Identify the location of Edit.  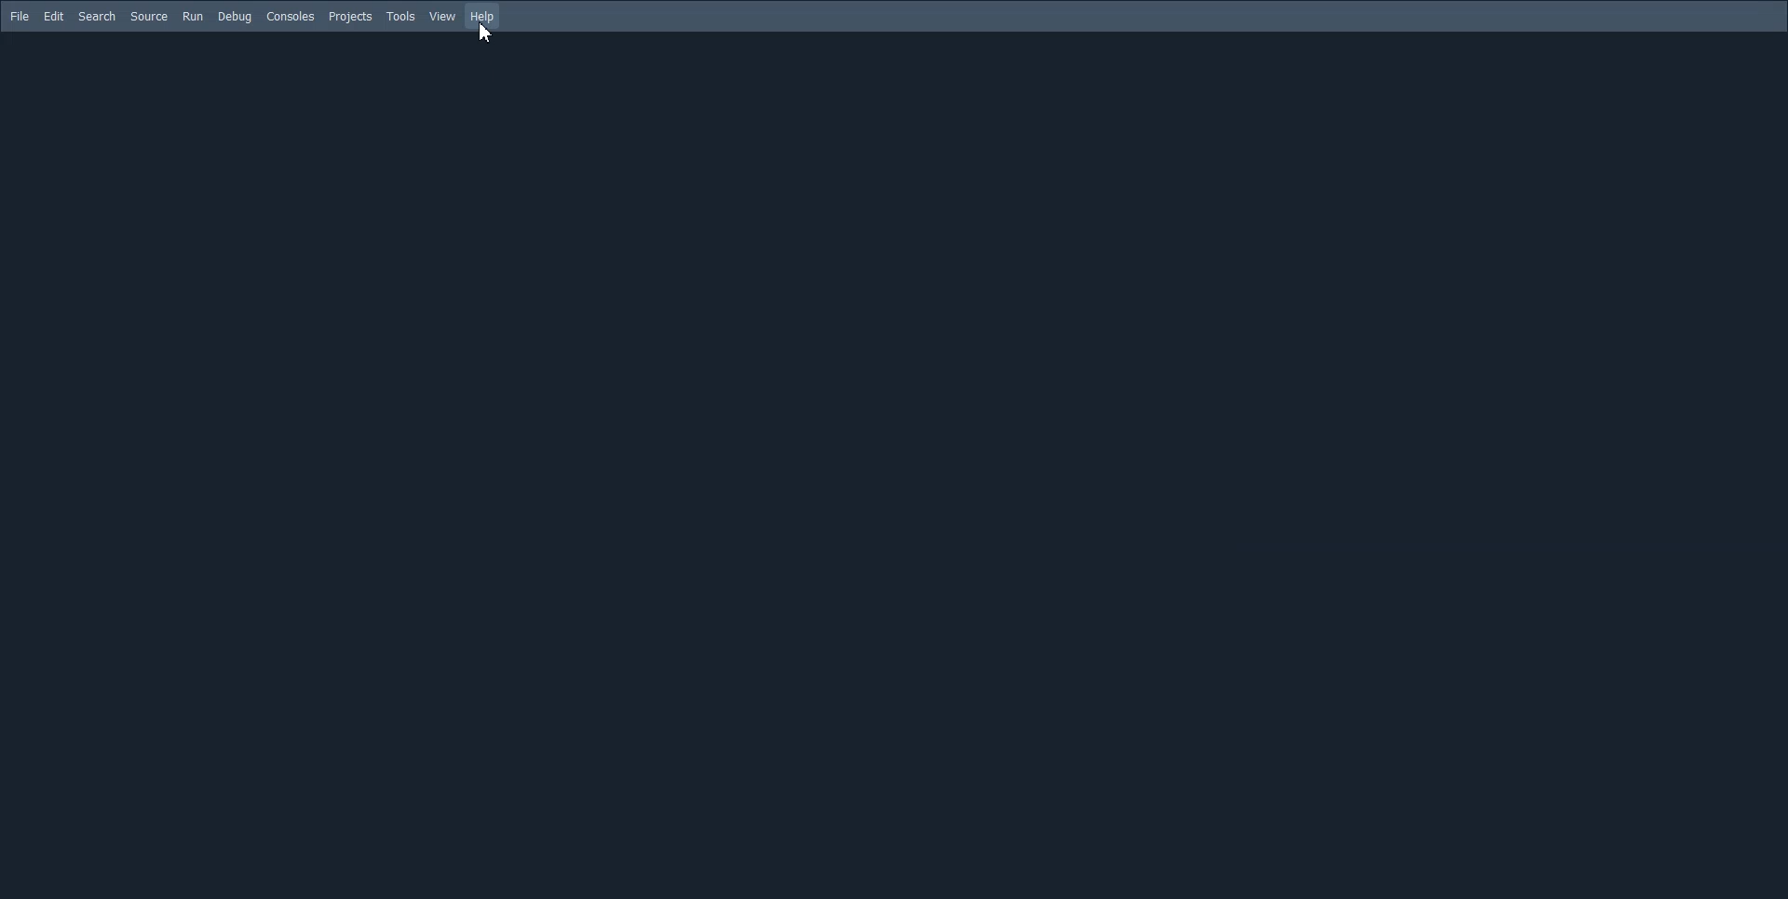
(54, 15).